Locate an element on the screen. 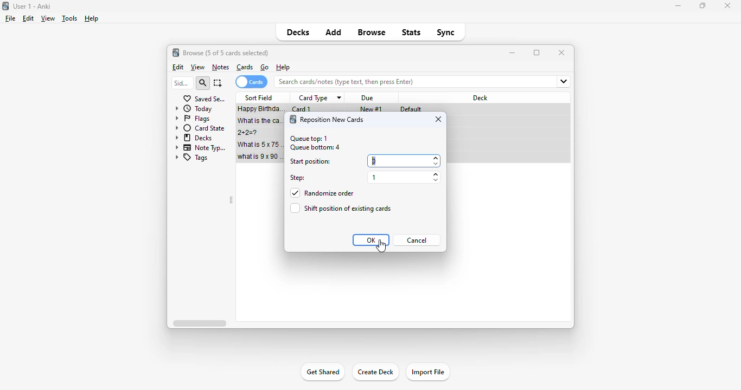 The width and height of the screenshot is (741, 390). file is located at coordinates (10, 18).